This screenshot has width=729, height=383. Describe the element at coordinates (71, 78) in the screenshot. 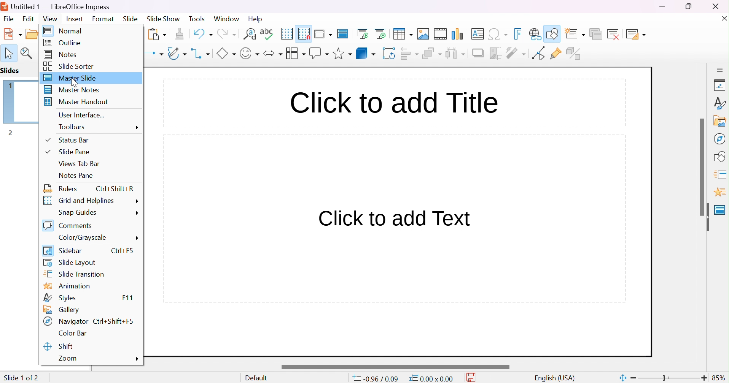

I see `master slide` at that location.